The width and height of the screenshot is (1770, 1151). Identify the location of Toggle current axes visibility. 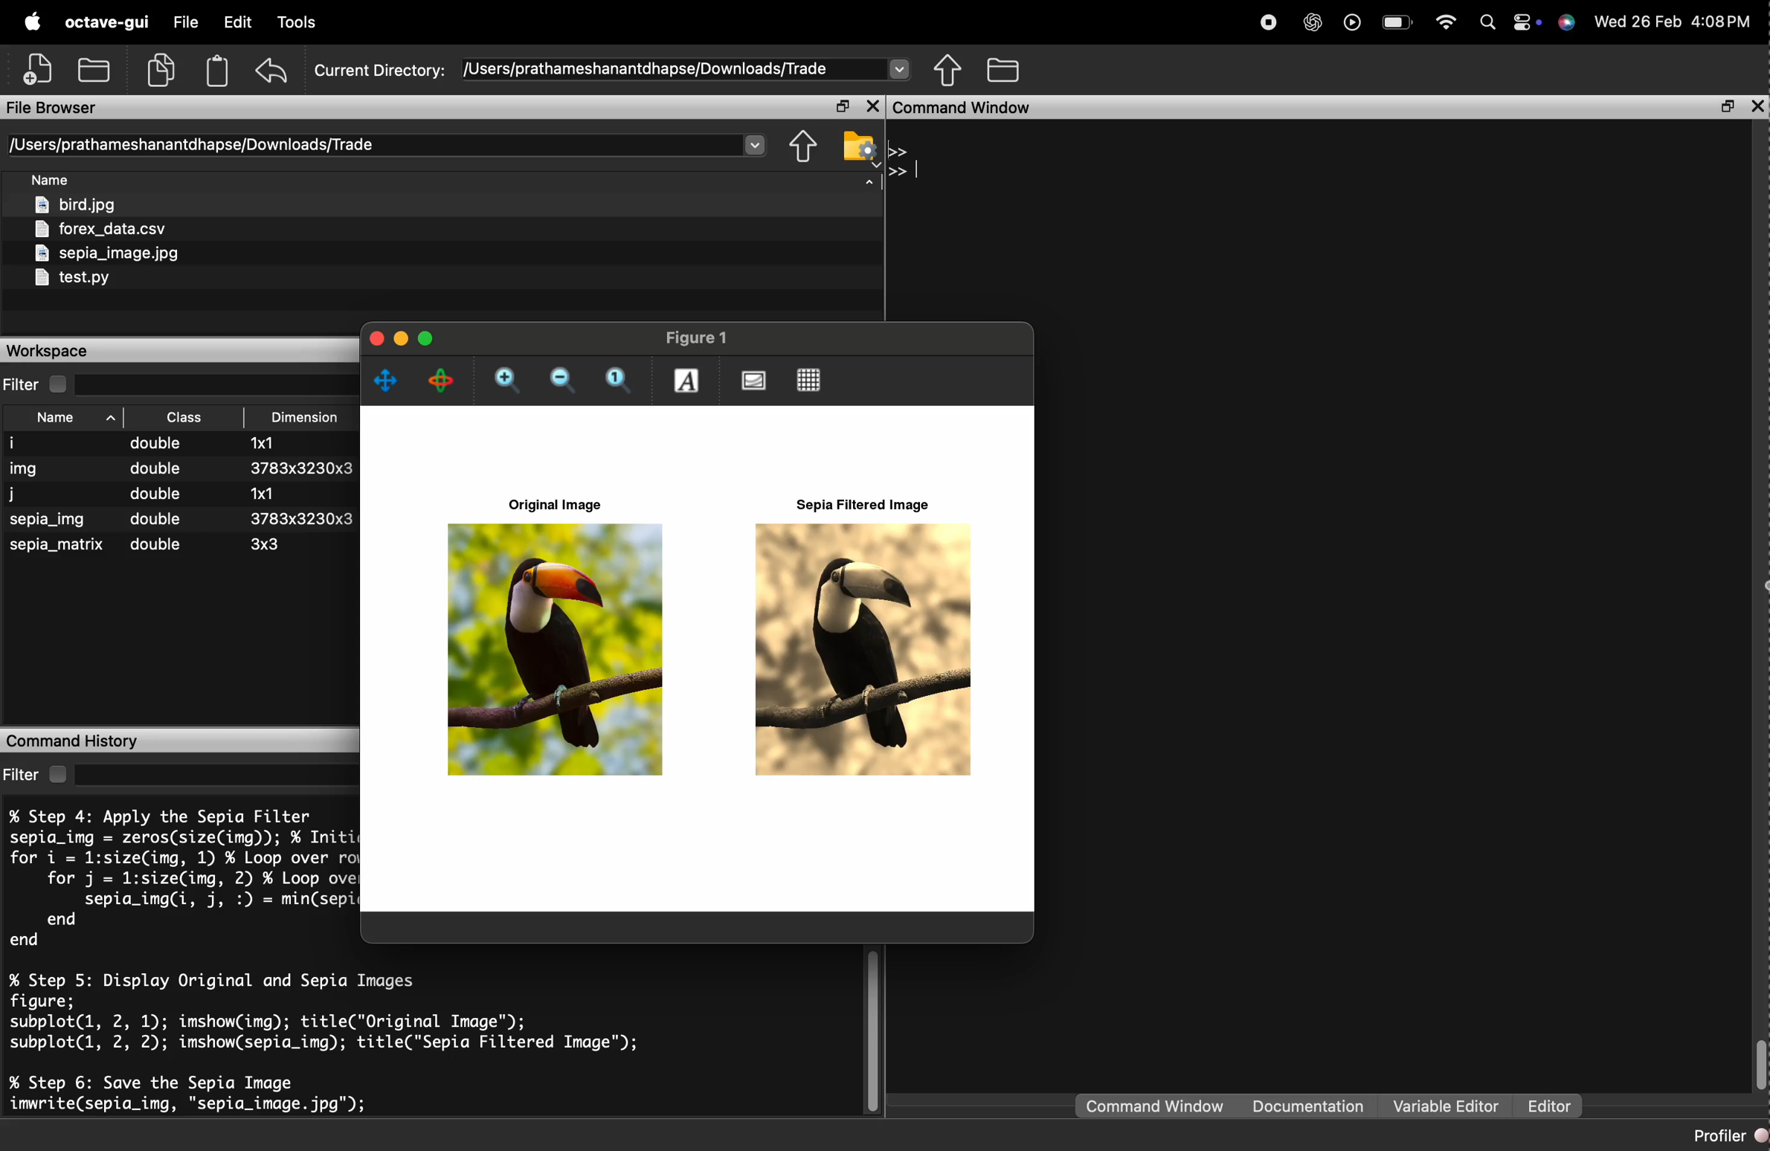
(753, 381).